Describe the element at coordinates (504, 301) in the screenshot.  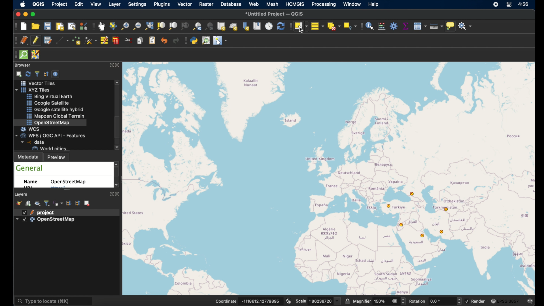
I see `current csr` at that location.